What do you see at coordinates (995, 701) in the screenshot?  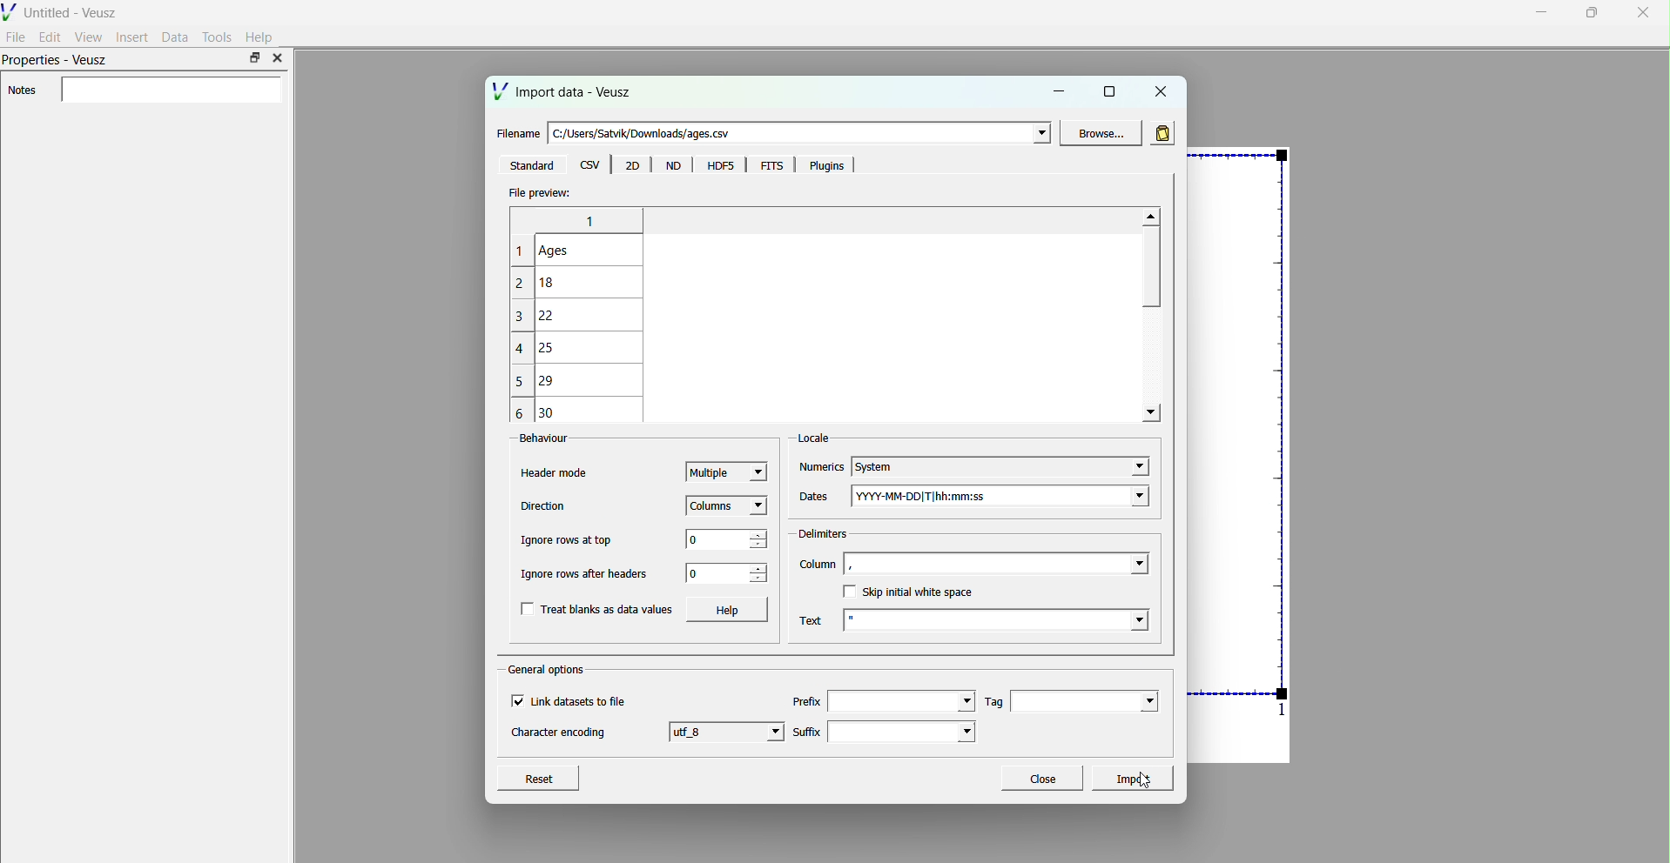 I see `Tag` at bounding box center [995, 701].